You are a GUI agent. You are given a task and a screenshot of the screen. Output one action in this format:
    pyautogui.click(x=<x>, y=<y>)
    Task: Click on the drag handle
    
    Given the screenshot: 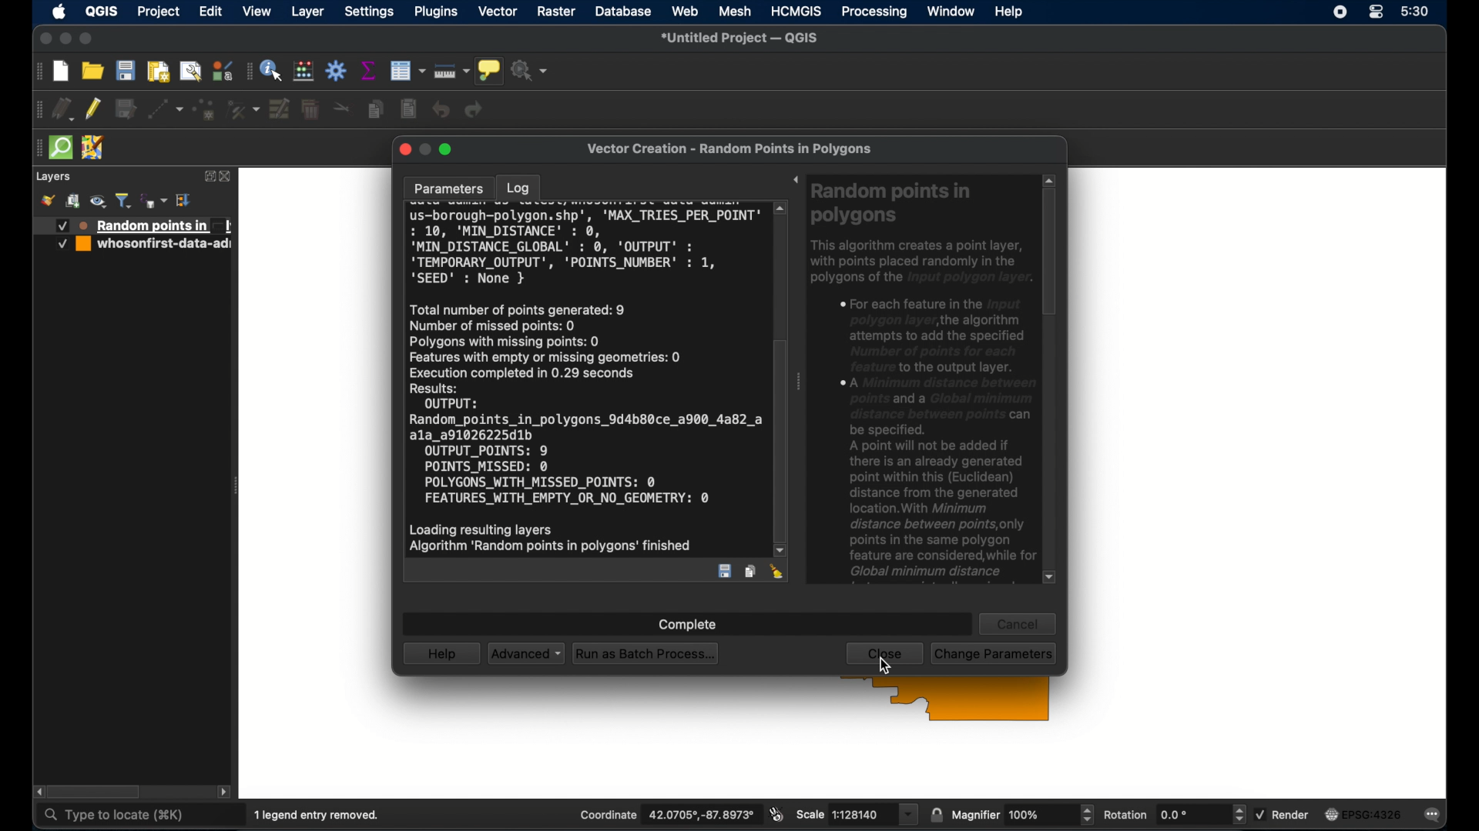 What is the action you would take?
    pyautogui.click(x=38, y=71)
    